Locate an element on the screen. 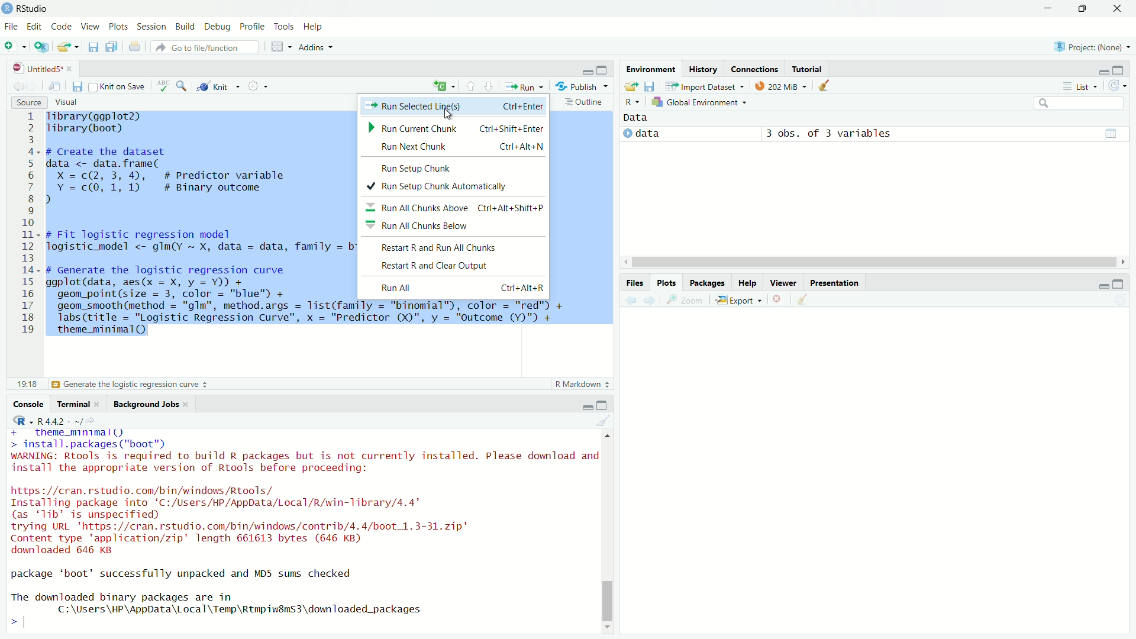  Export is located at coordinates (739, 299).